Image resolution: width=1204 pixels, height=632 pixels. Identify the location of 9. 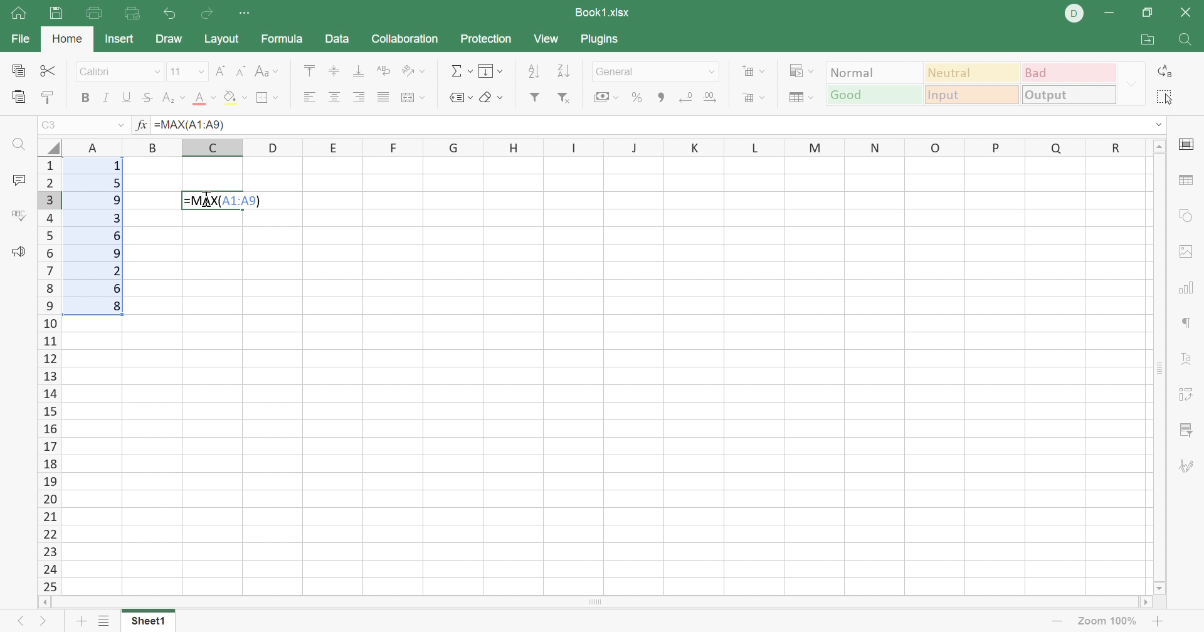
(117, 202).